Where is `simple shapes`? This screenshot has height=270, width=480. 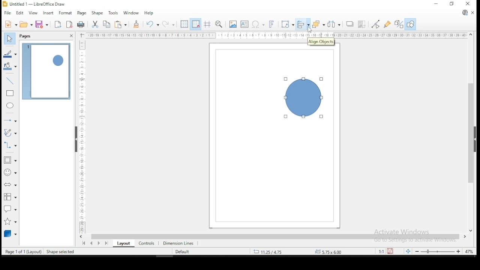
simple shapes is located at coordinates (10, 160).